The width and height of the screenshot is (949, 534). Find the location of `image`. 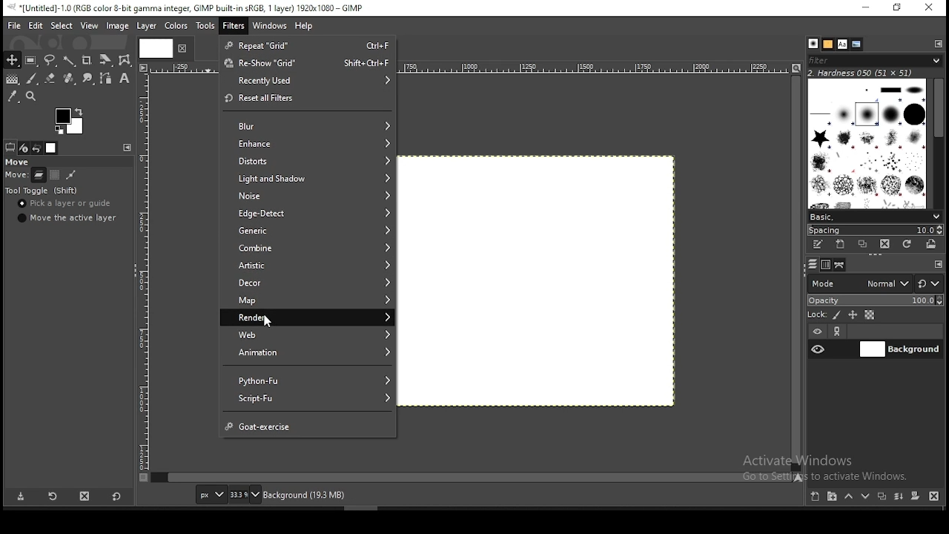

image is located at coordinates (117, 26).